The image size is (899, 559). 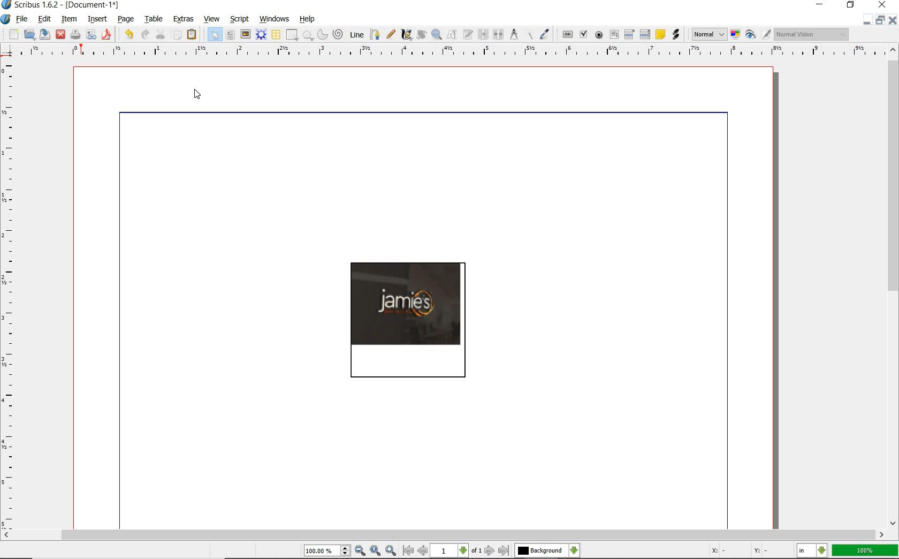 I want to click on Zoom In, so click(x=391, y=551).